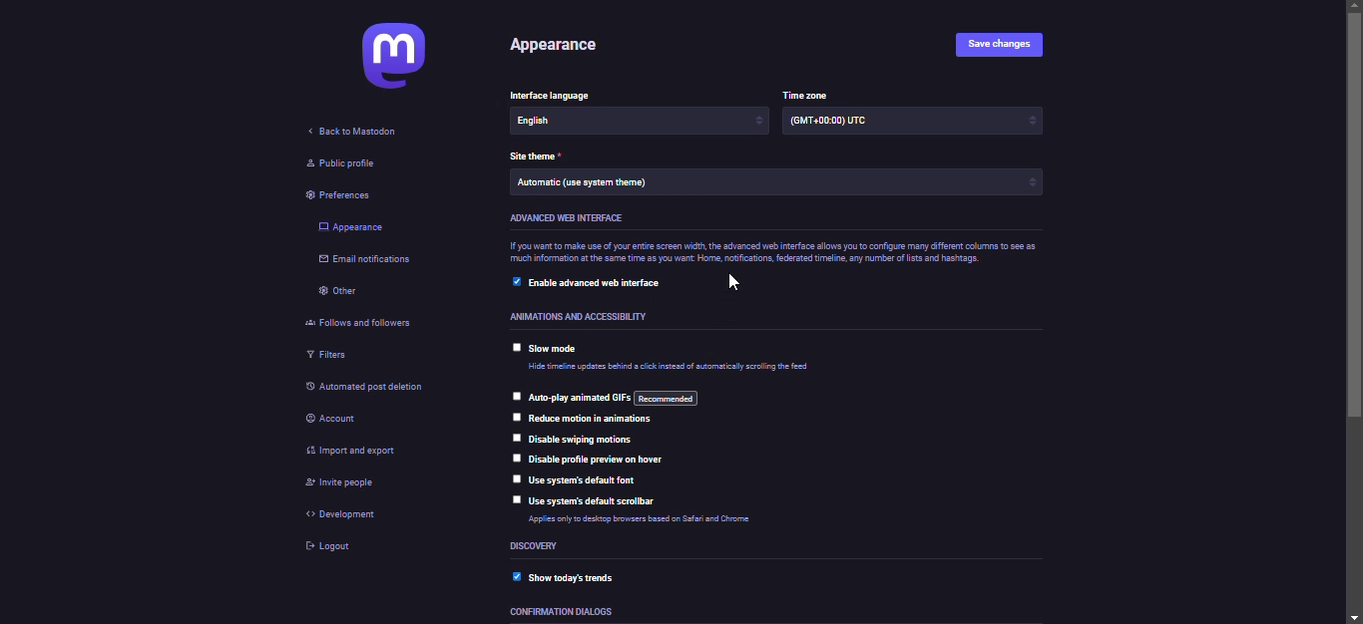 The width and height of the screenshot is (1363, 624). Describe the element at coordinates (1002, 44) in the screenshot. I see `save changes` at that location.